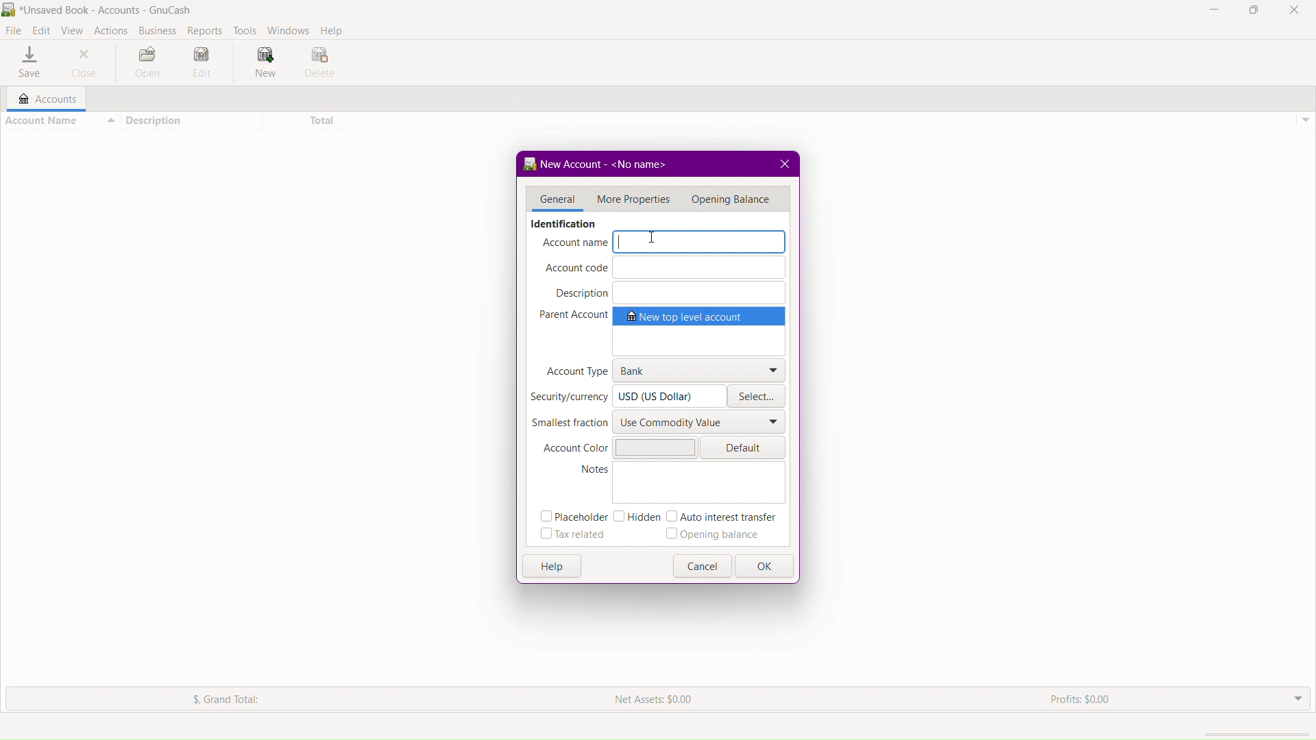 The width and height of the screenshot is (1316, 740). What do you see at coordinates (289, 29) in the screenshot?
I see `Windows` at bounding box center [289, 29].